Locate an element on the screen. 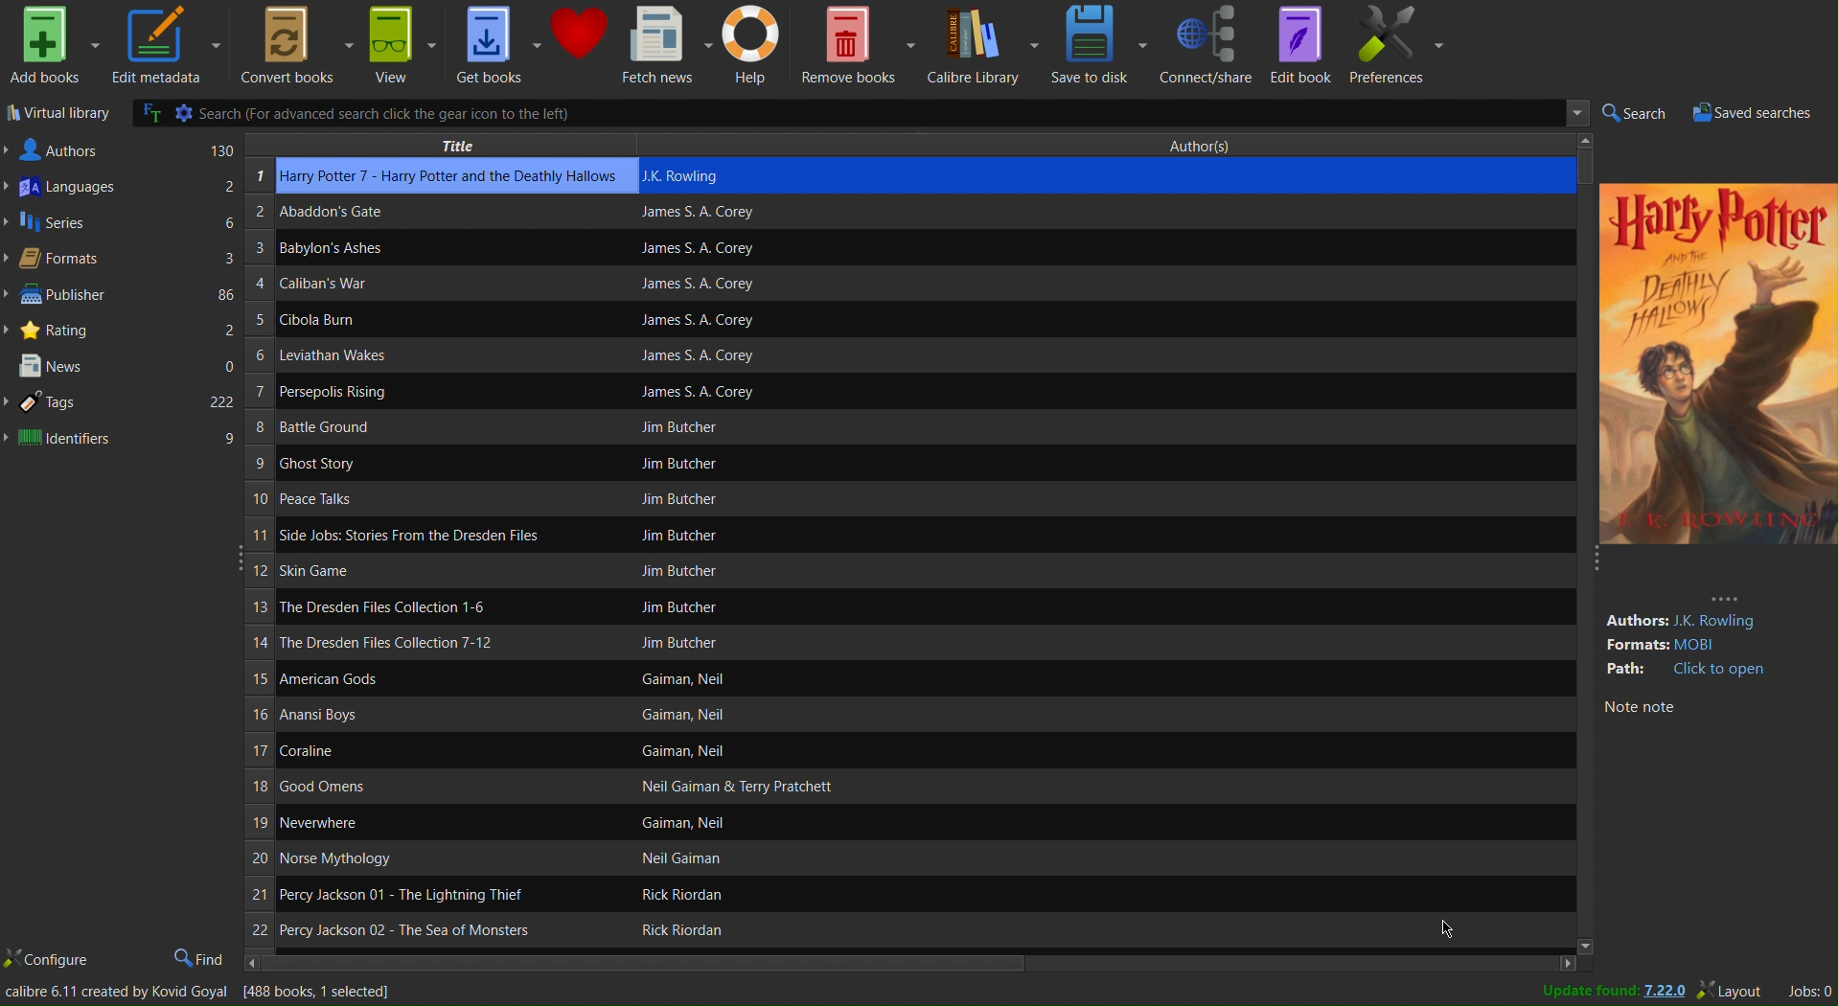 This screenshot has width=1838, height=1006. Change the title/author/cover is located at coordinates (202, 995).